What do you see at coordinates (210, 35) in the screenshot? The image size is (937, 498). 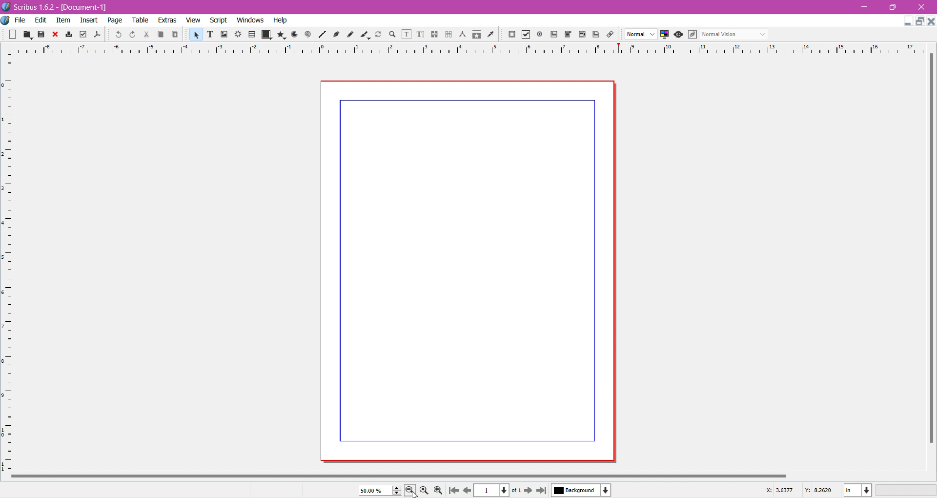 I see `Text Frame` at bounding box center [210, 35].